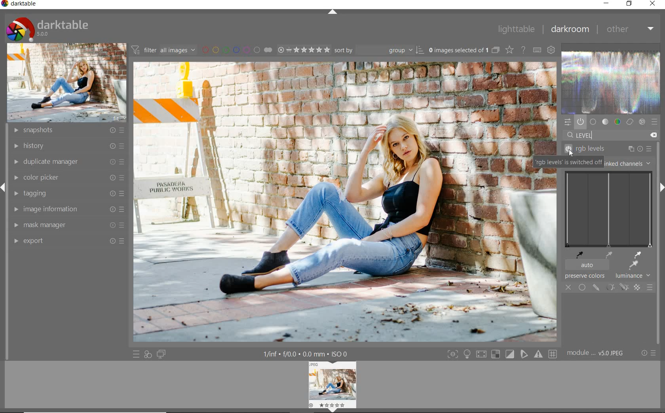 The width and height of the screenshot is (665, 413). I want to click on color picker, so click(67, 178).